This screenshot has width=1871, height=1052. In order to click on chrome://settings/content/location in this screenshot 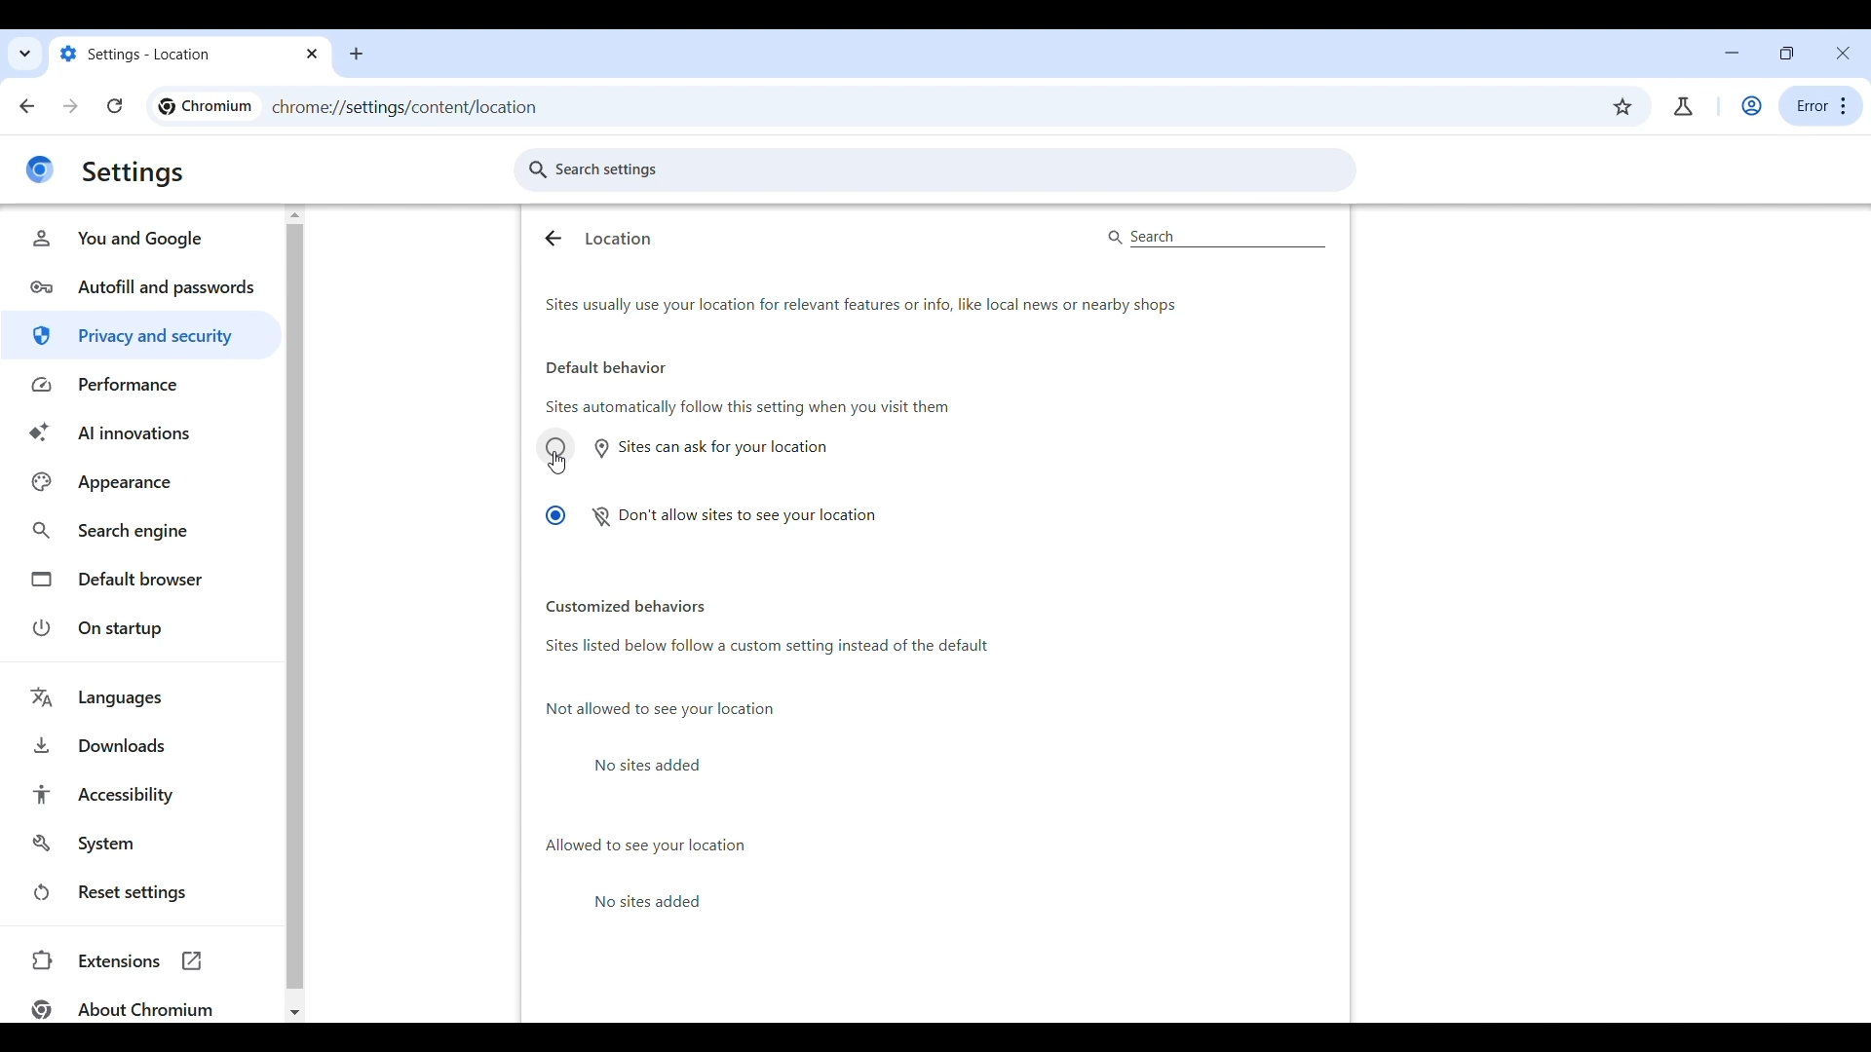, I will do `click(427, 108)`.